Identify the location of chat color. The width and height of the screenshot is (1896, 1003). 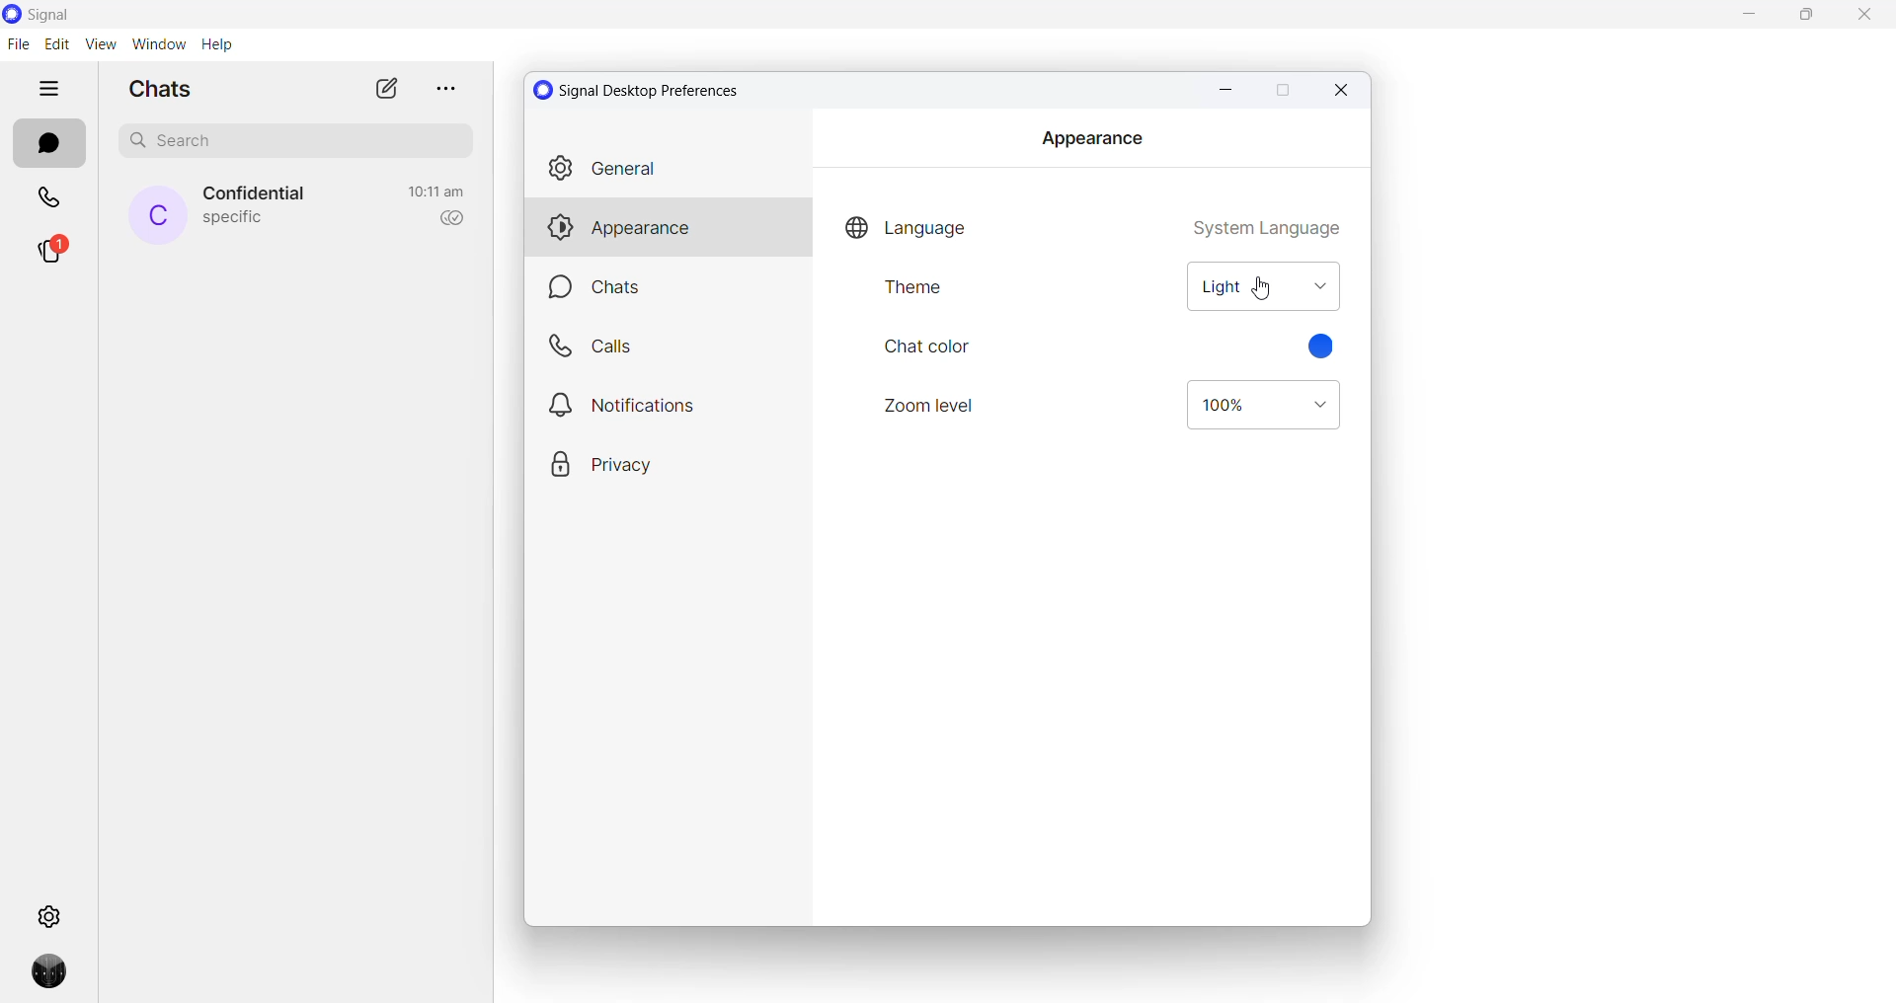
(928, 348).